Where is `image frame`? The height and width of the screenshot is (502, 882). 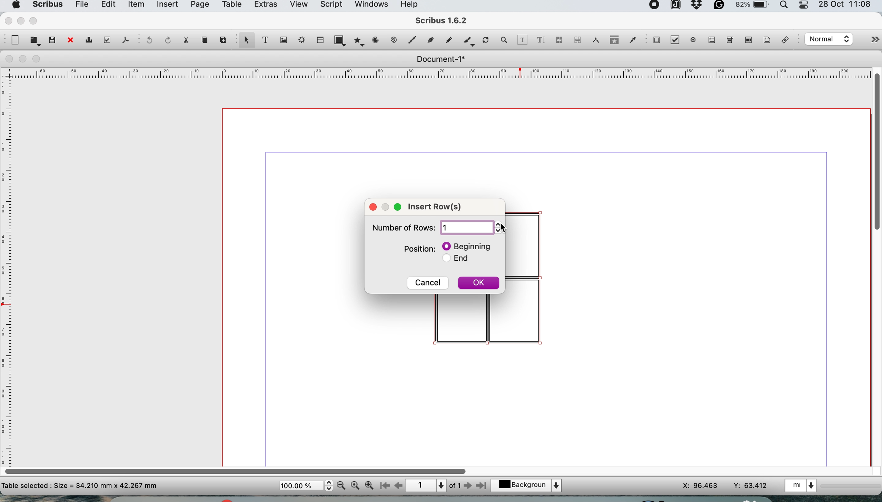
image frame is located at coordinates (282, 40).